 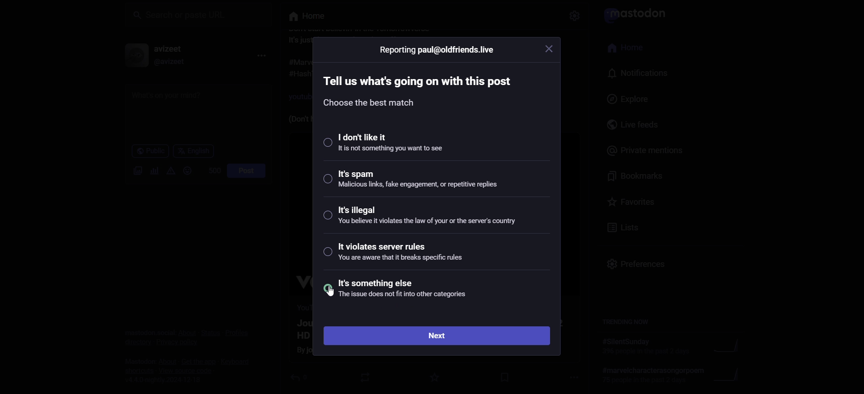 I want to click on , so click(x=575, y=18).